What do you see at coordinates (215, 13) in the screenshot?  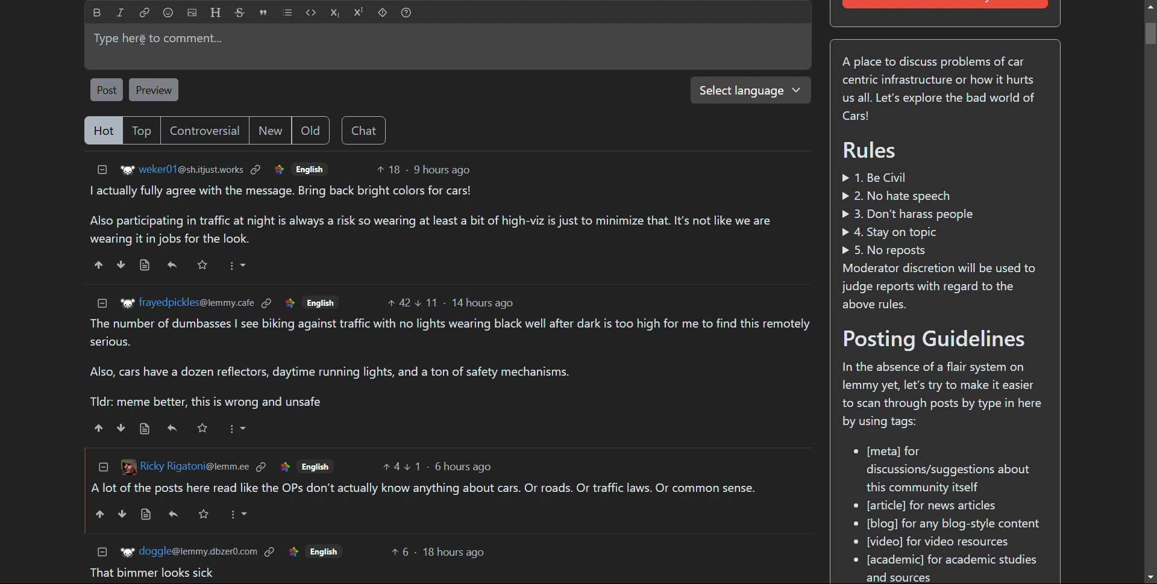 I see `header` at bounding box center [215, 13].